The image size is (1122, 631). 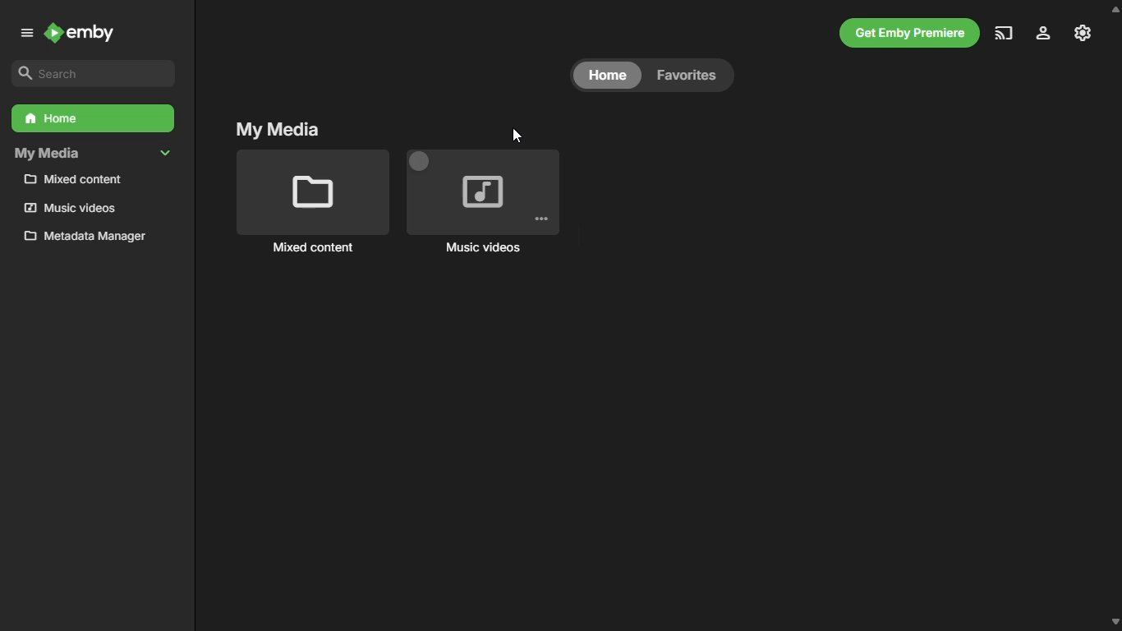 I want to click on get emby premiere, so click(x=909, y=34).